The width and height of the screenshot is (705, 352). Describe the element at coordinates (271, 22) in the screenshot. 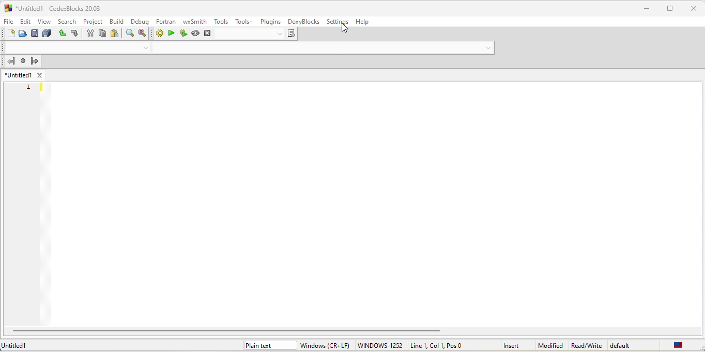

I see `plugins` at that location.